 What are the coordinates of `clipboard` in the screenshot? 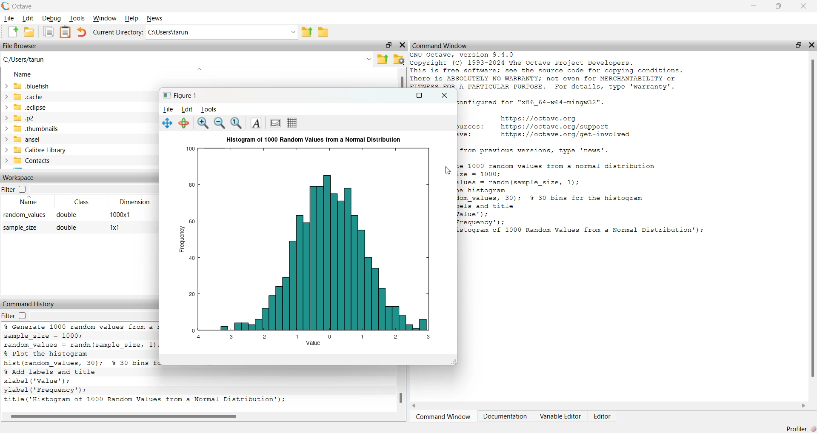 It's located at (66, 31).